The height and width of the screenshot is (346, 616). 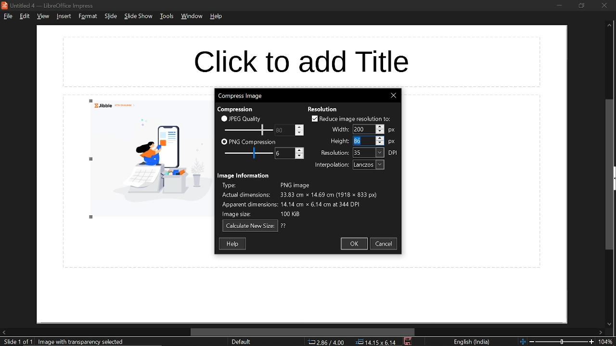 I want to click on resolution, so click(x=333, y=153).